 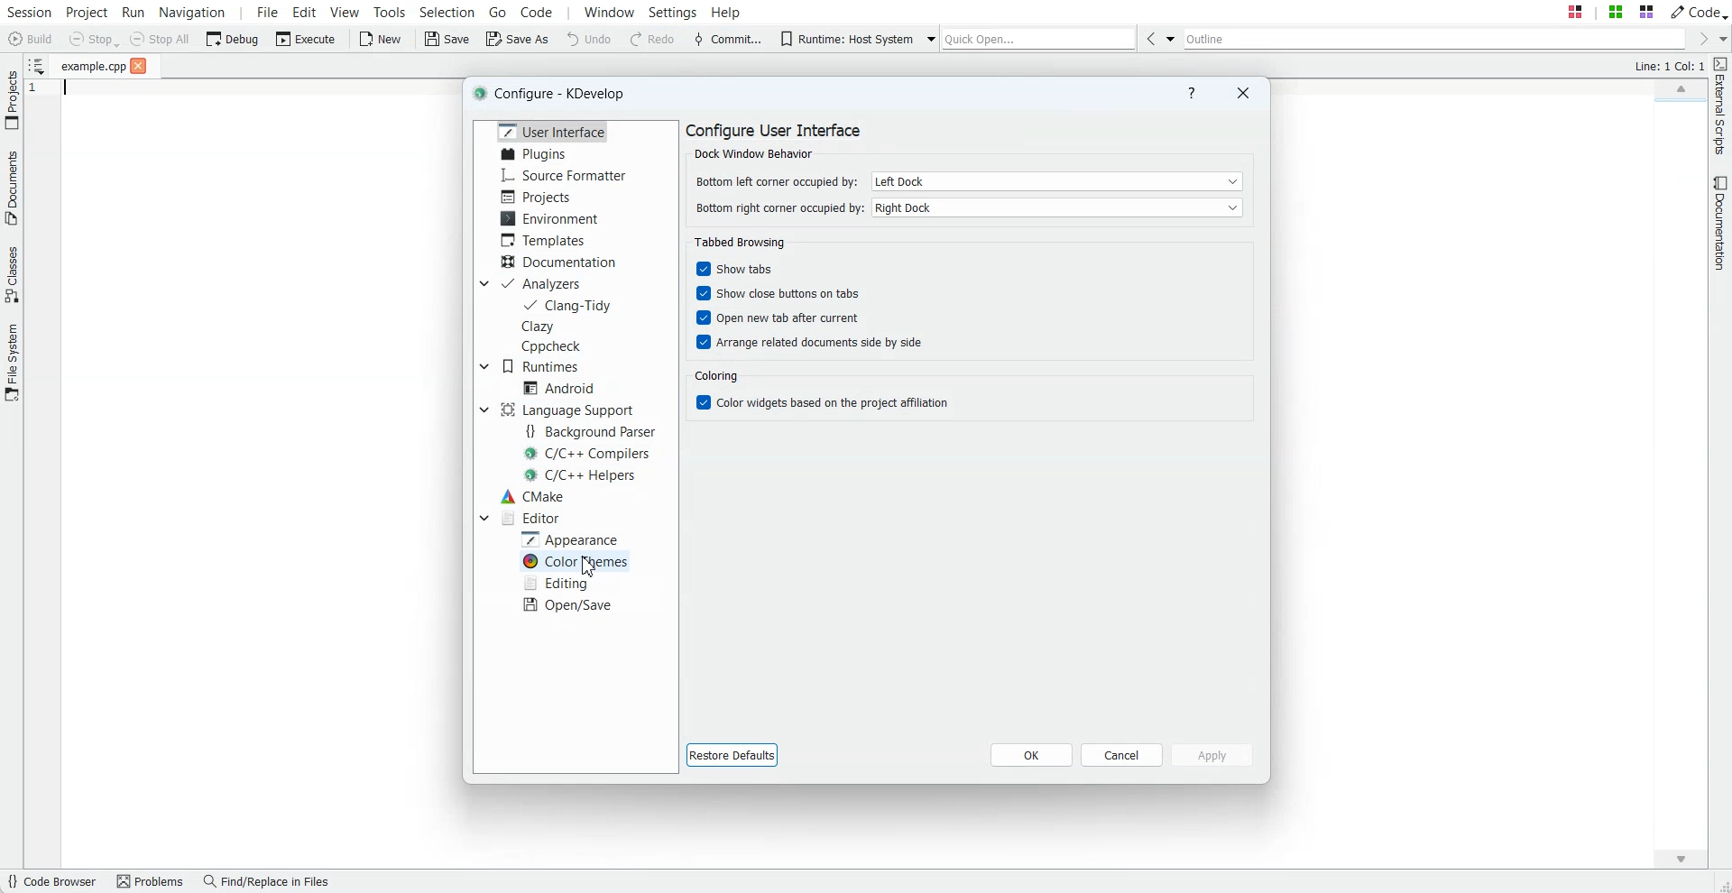 I want to click on Classes, so click(x=12, y=277).